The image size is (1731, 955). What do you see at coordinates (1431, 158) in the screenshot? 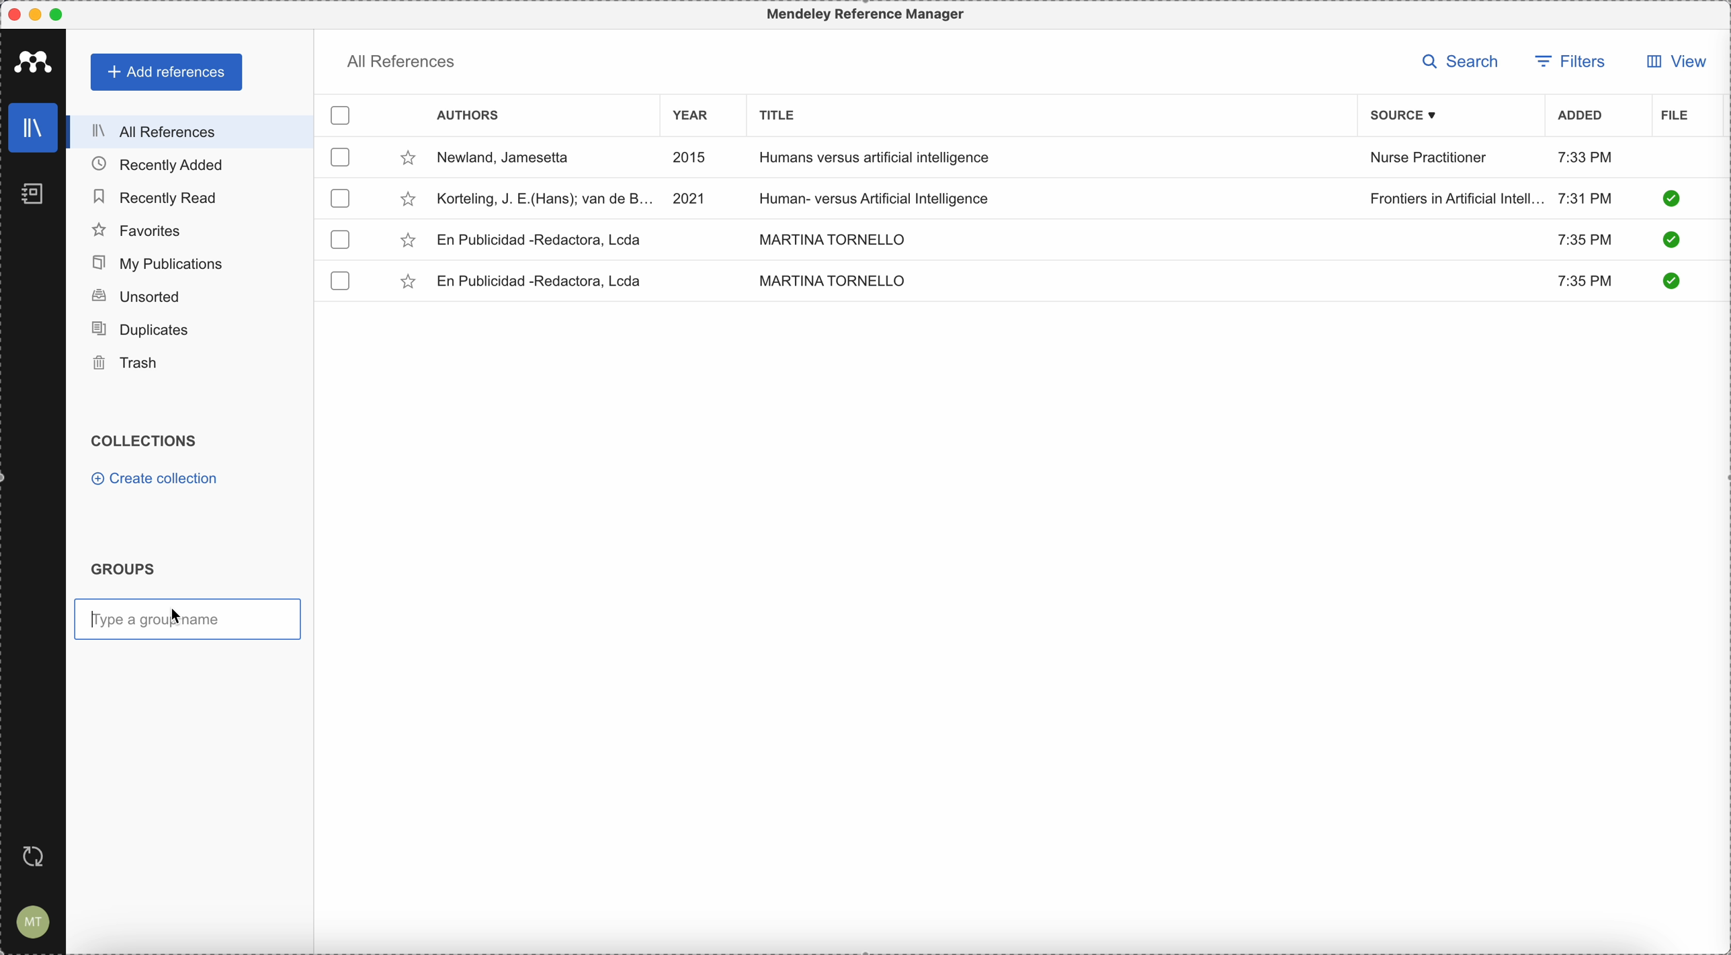
I see `Nurse Practitioner` at bounding box center [1431, 158].